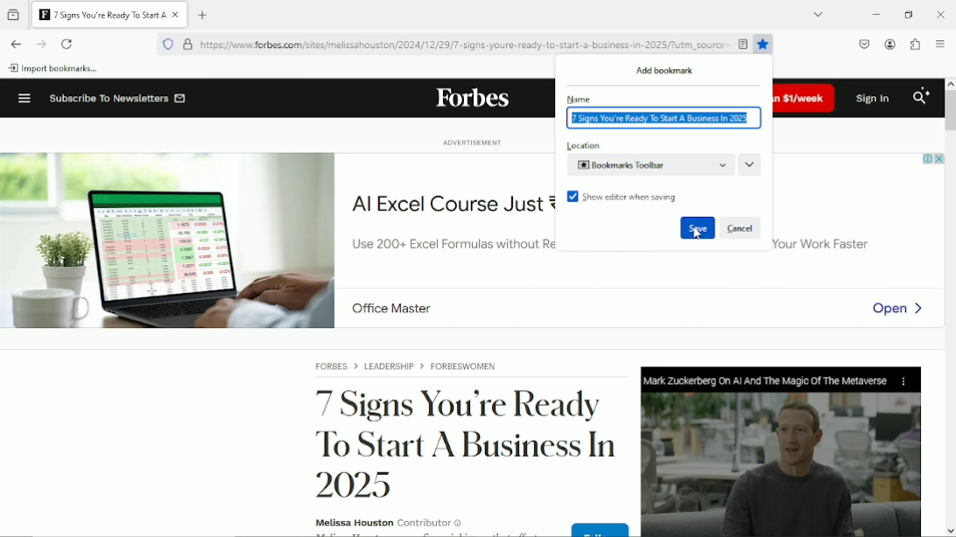 The height and width of the screenshot is (537, 956). I want to click on view recent browsing, so click(13, 14).